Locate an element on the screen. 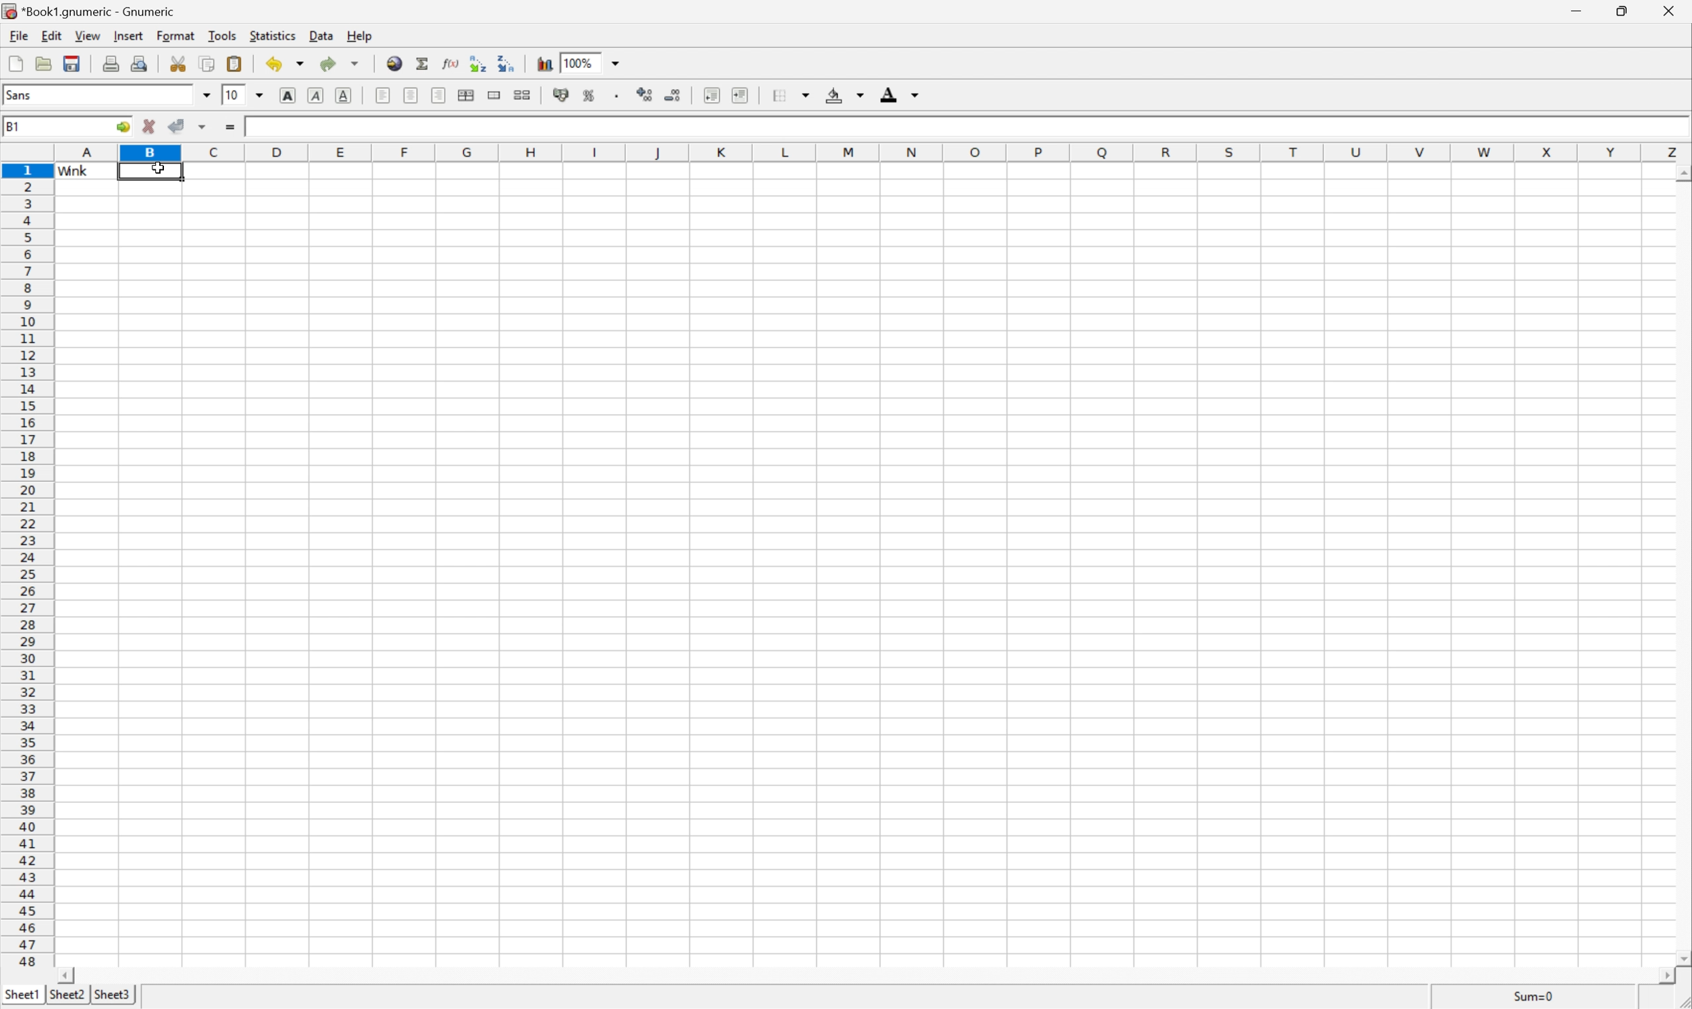 Image resolution: width=1692 pixels, height=1009 pixels. Sort the selected region in ascending order based on the first column selected is located at coordinates (479, 62).